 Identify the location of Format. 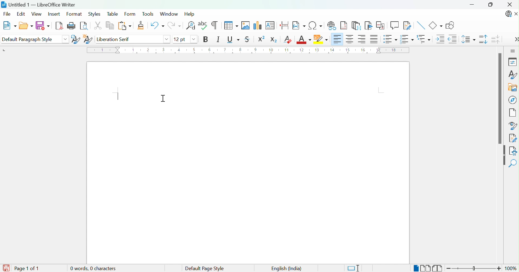
(74, 14).